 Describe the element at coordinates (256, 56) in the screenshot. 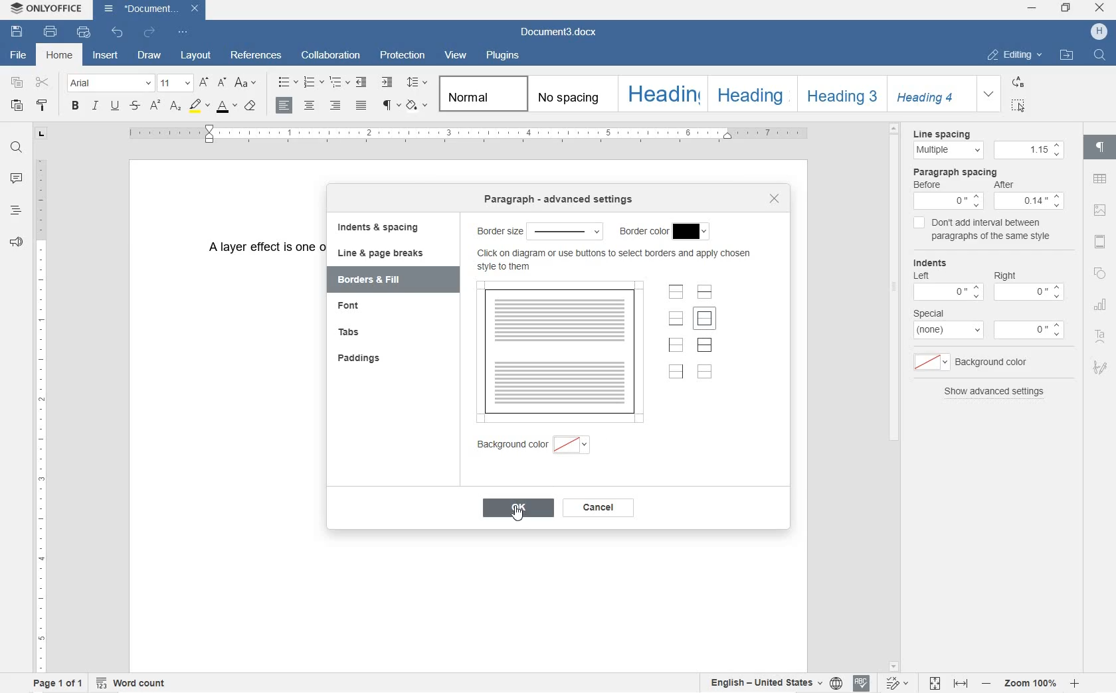

I see `REFERENCES` at that location.